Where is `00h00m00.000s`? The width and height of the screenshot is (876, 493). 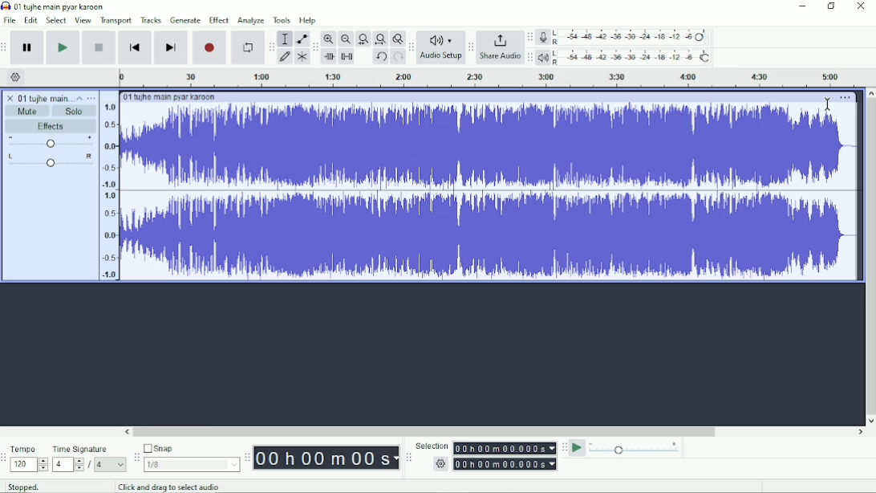
00h00m00.000s is located at coordinates (505, 449).